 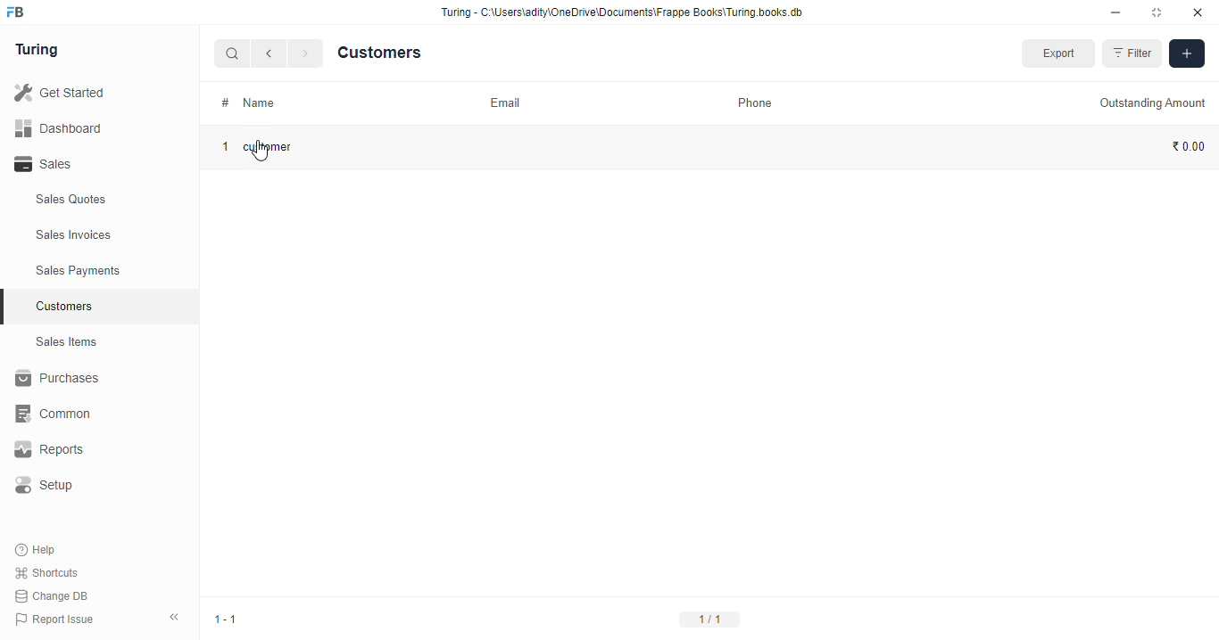 I want to click on minimise, so click(x=1116, y=12).